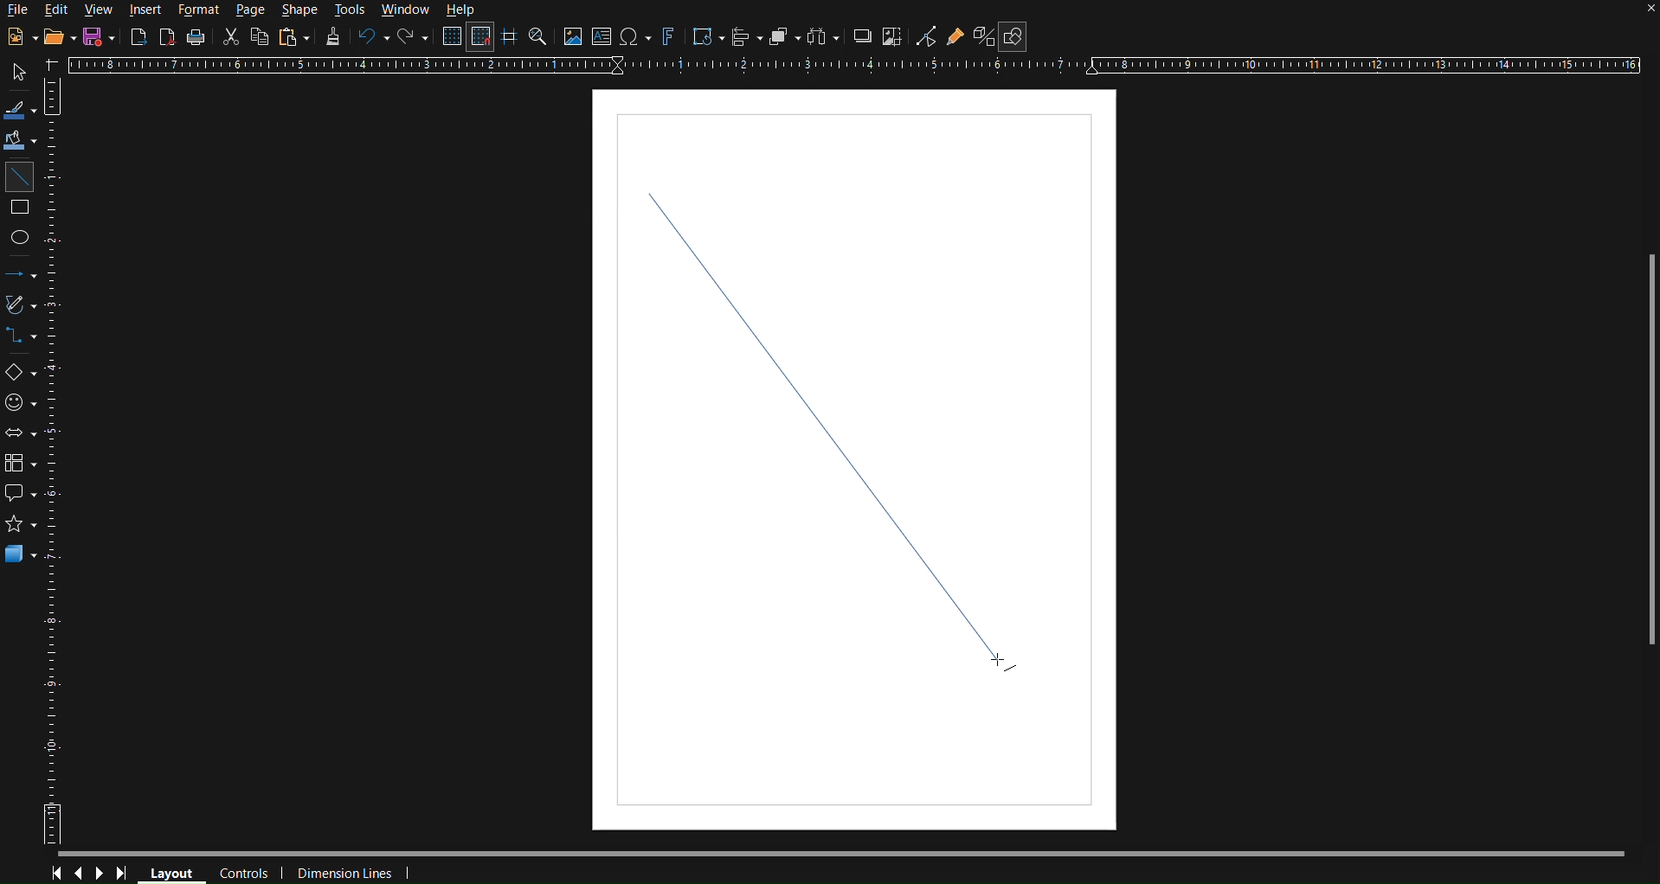 The image size is (1660, 884). What do you see at coordinates (21, 74) in the screenshot?
I see `Select` at bounding box center [21, 74].